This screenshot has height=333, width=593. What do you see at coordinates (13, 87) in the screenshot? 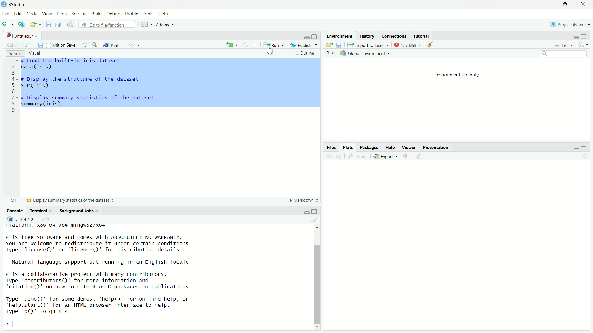
I see `Line numbers` at bounding box center [13, 87].